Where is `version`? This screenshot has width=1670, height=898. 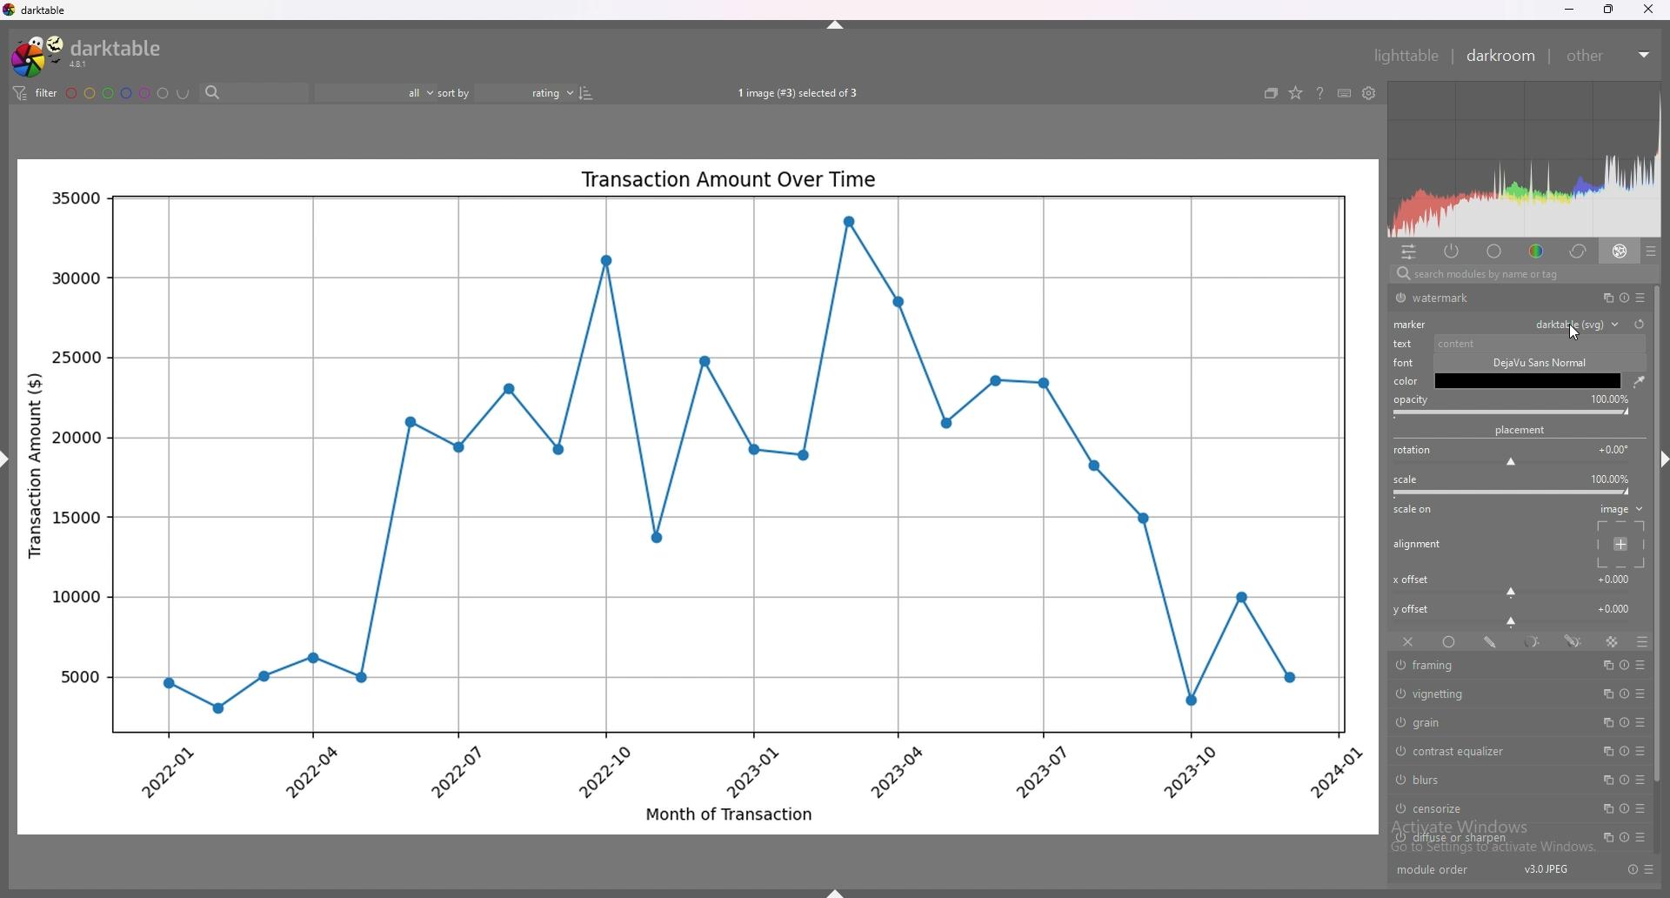 version is located at coordinates (1544, 870).